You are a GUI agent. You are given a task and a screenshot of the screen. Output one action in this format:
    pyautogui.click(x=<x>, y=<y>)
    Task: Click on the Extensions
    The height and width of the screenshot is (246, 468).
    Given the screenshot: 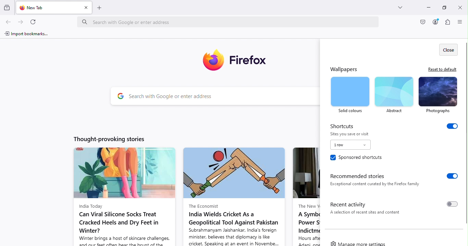 What is the action you would take?
    pyautogui.click(x=448, y=22)
    